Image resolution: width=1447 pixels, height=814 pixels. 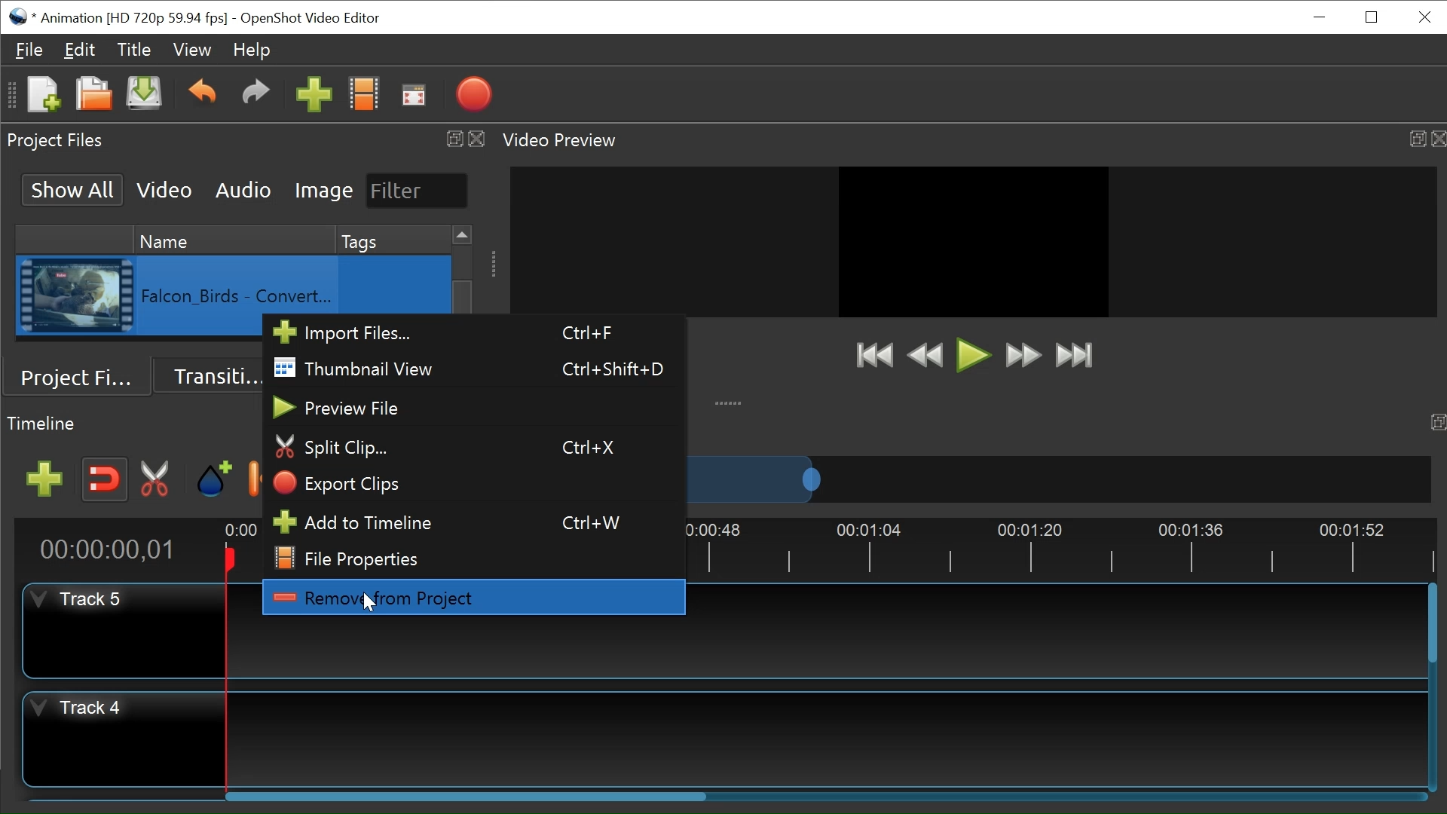 I want to click on Jump to Start, so click(x=874, y=355).